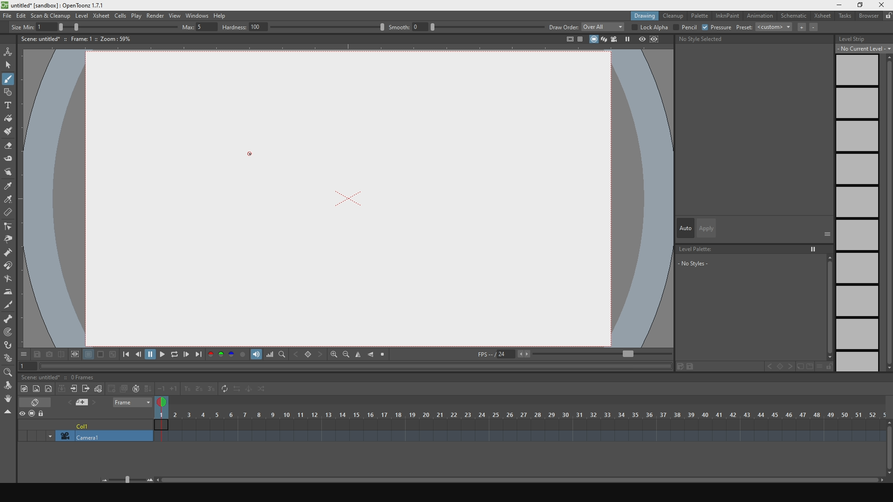  What do you see at coordinates (562, 27) in the screenshot?
I see `draw order` at bounding box center [562, 27].